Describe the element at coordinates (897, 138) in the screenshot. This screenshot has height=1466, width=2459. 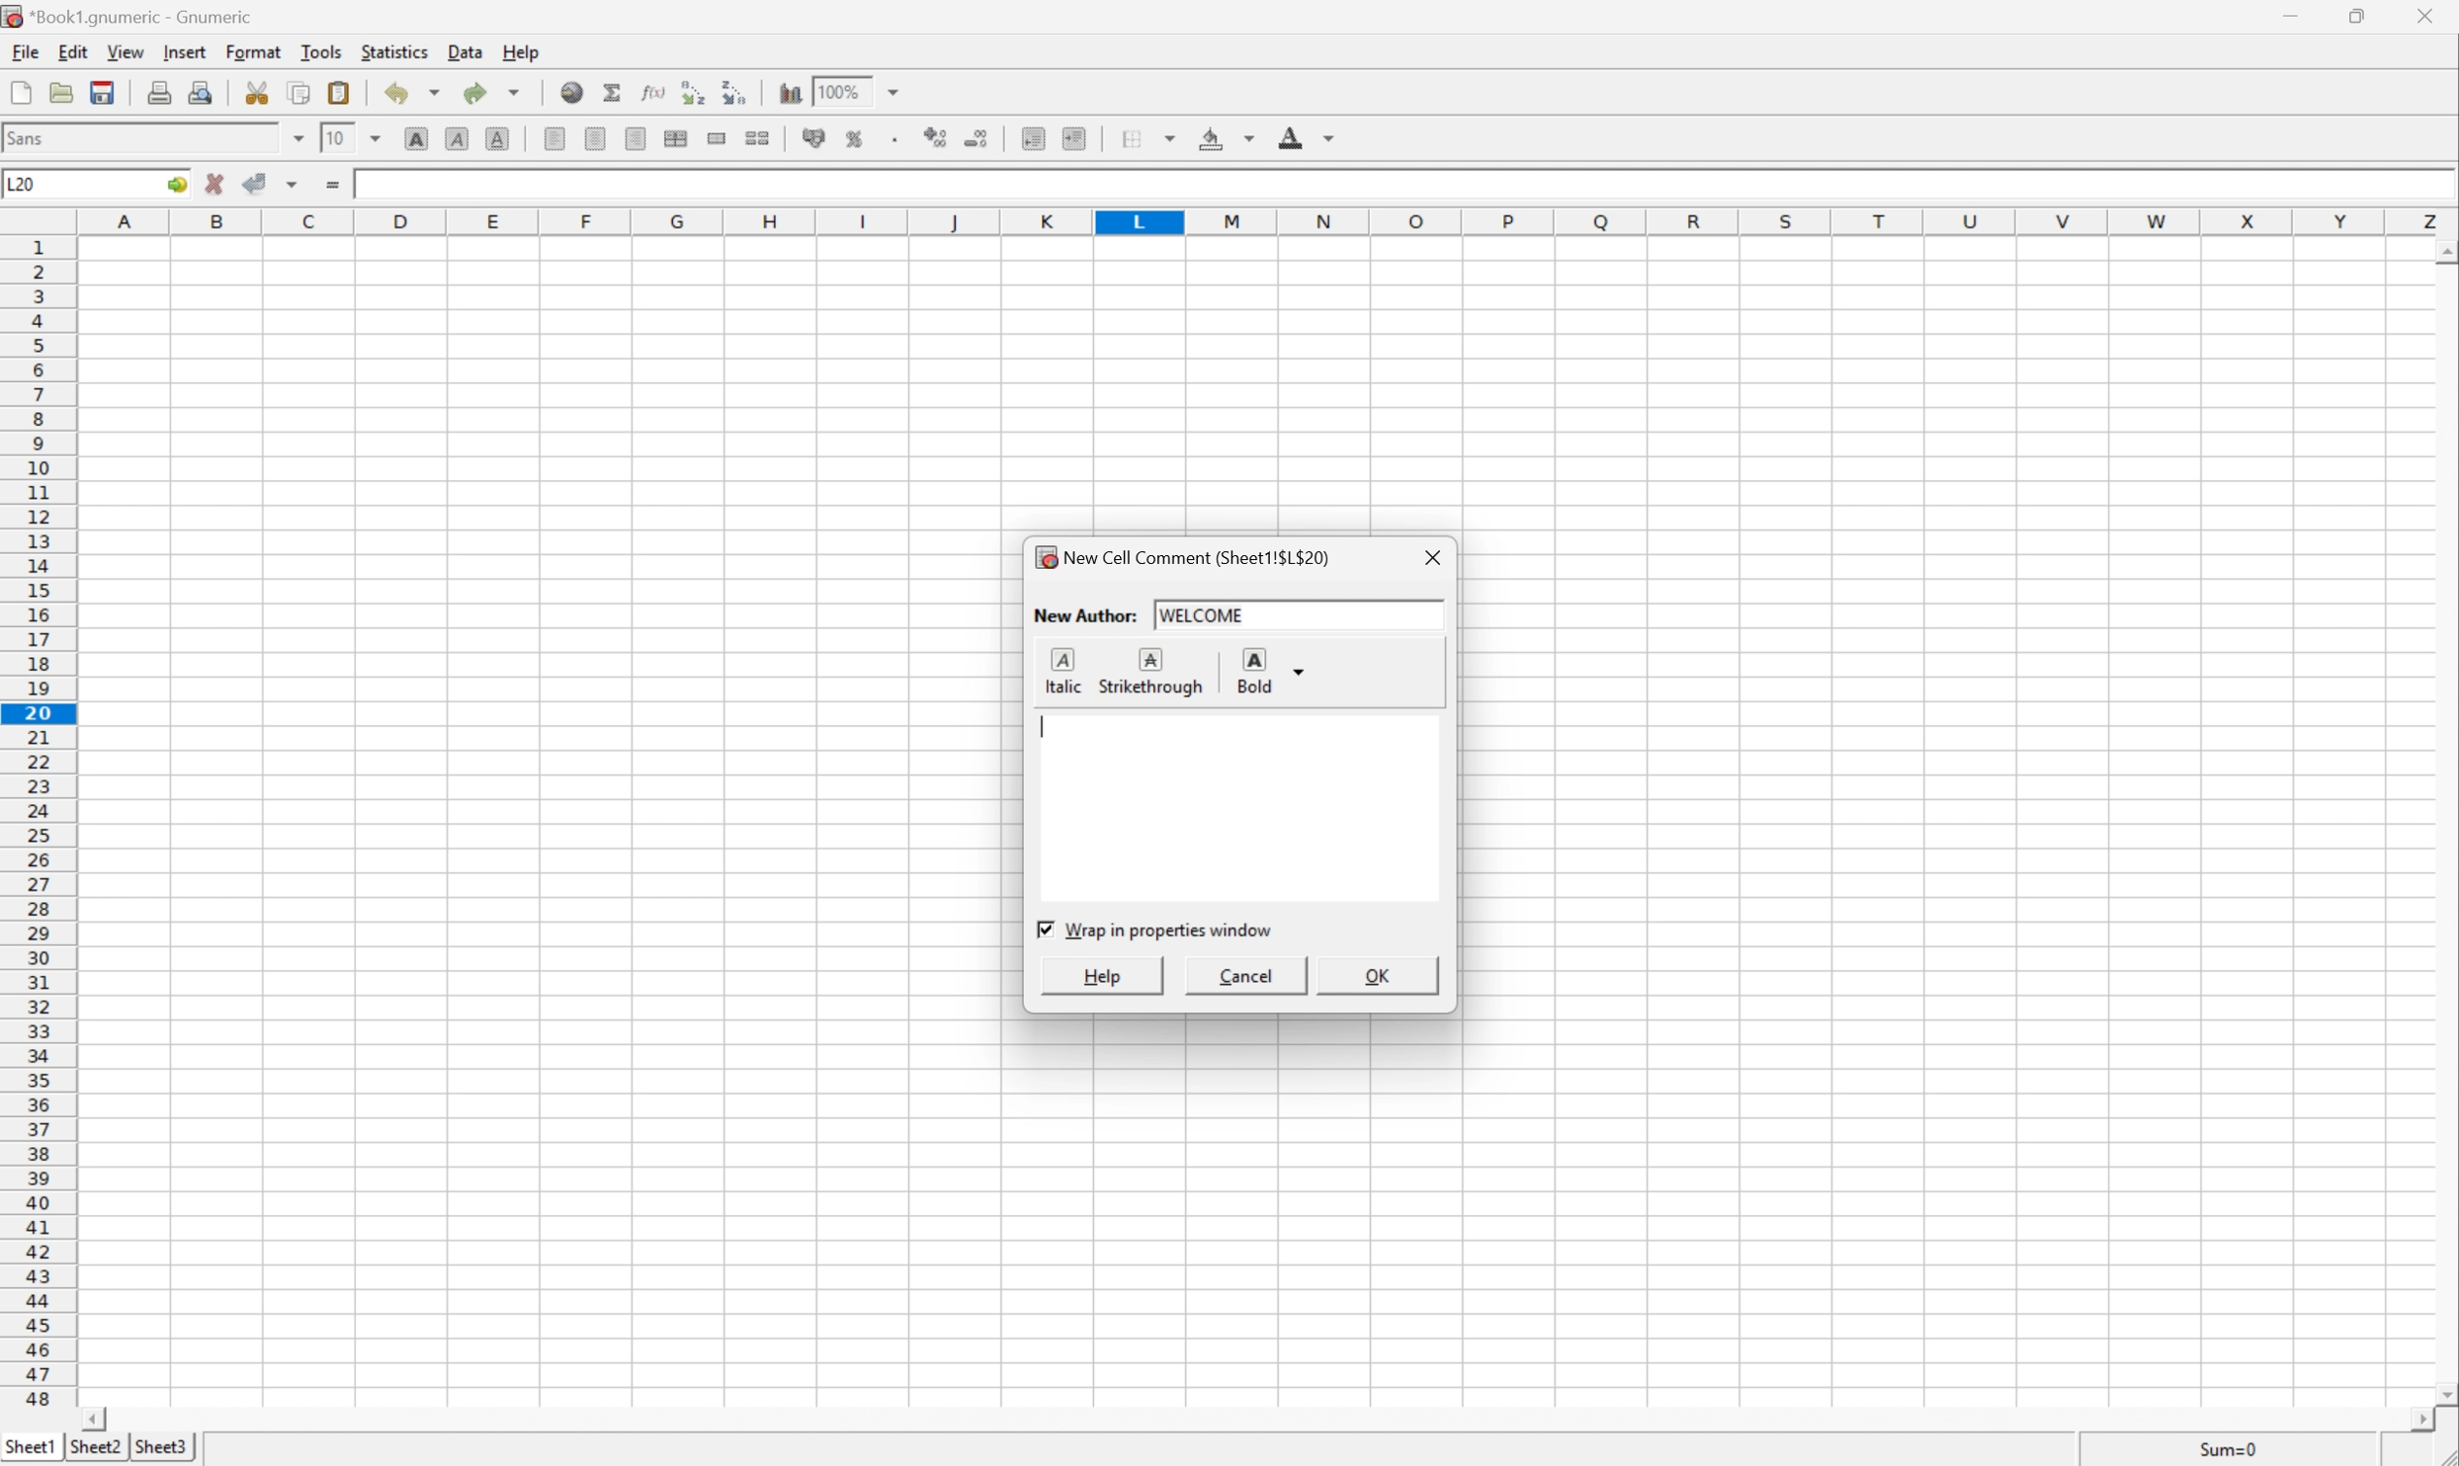
I see `Set the format of the selected cells to include a thousands separator` at that location.